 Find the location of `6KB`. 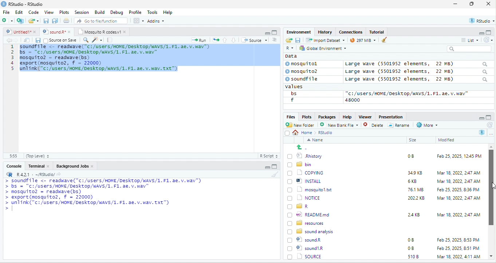

6KB is located at coordinates (413, 181).